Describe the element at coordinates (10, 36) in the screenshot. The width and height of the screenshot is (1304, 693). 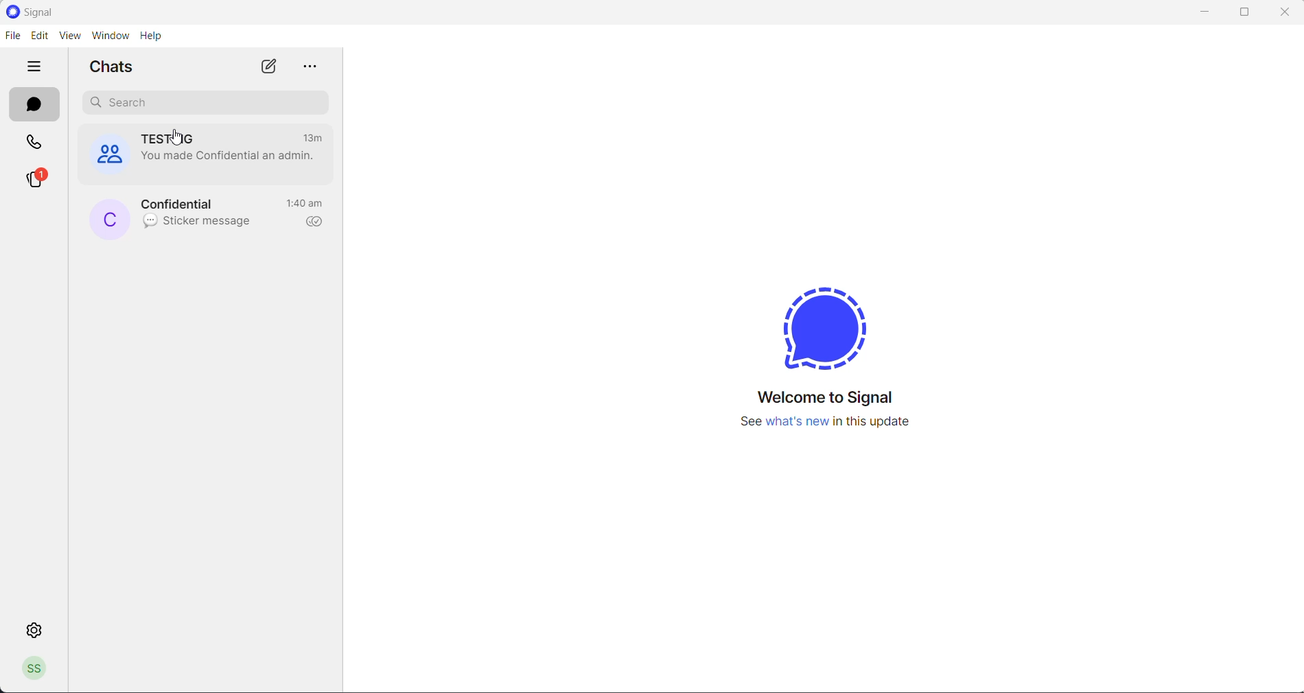
I see `file` at that location.